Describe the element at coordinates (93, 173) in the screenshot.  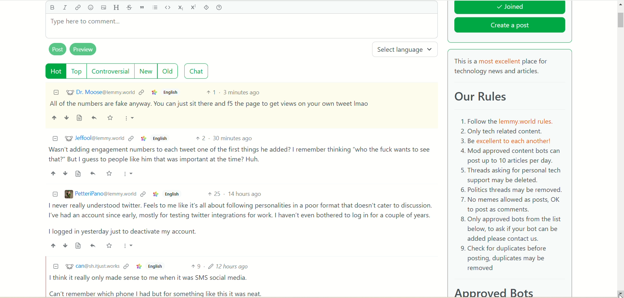
I see `Share` at that location.